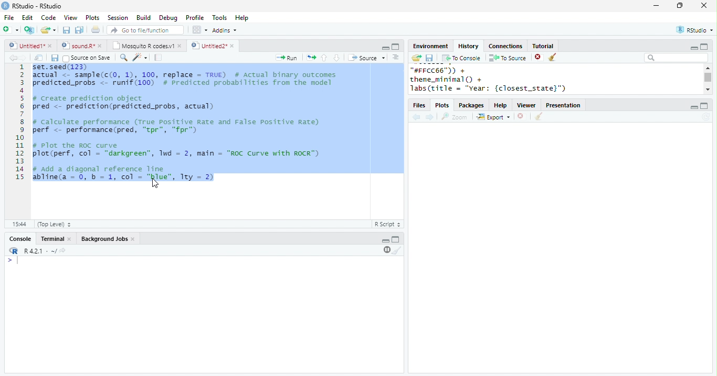 The width and height of the screenshot is (717, 376). Describe the element at coordinates (471, 106) in the screenshot. I see `Packages` at that location.